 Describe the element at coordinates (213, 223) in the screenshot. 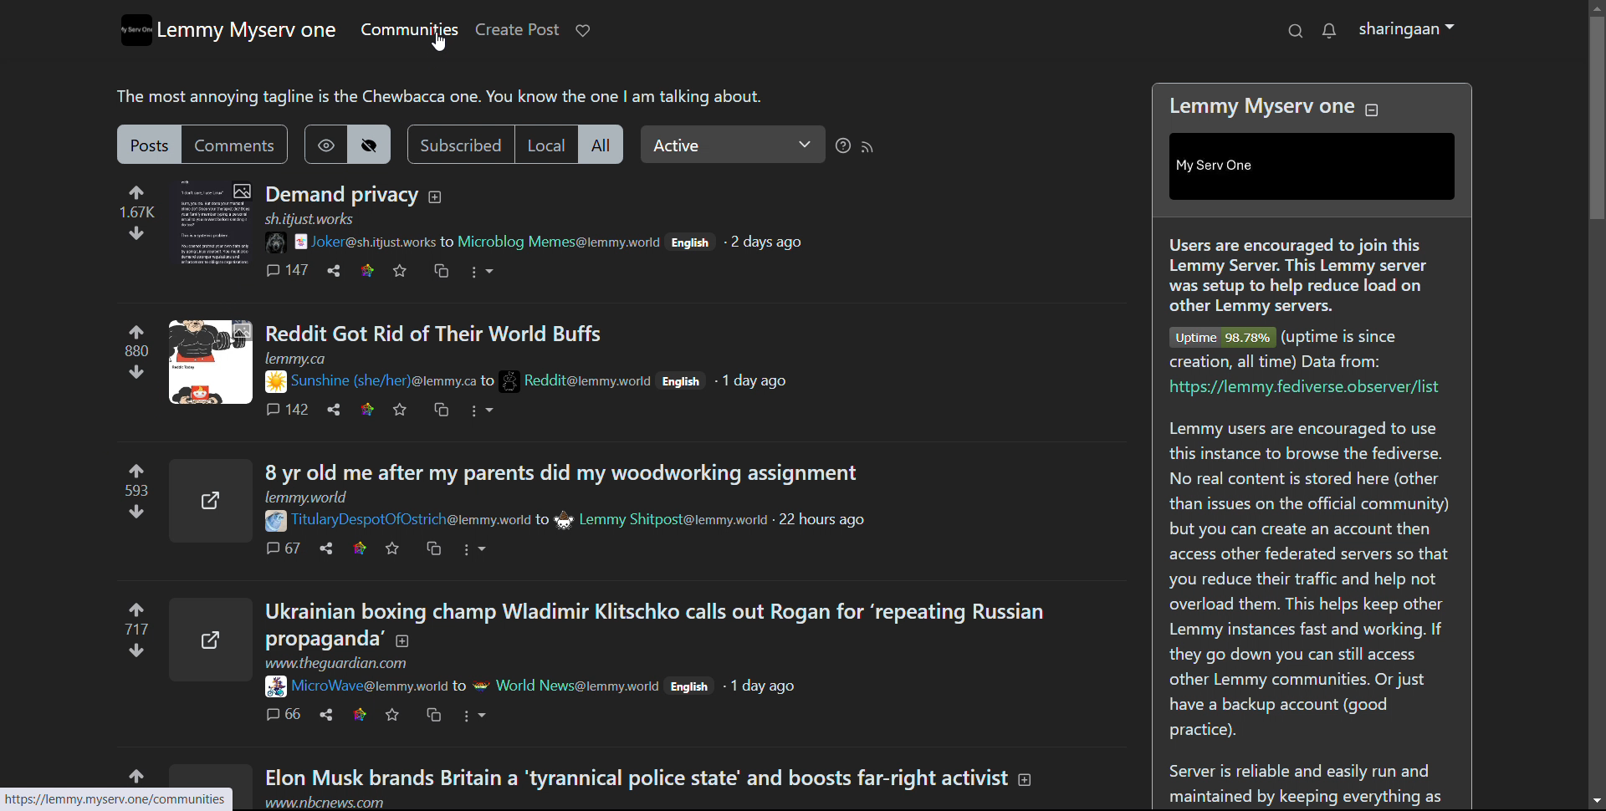

I see `thumbnail` at that location.